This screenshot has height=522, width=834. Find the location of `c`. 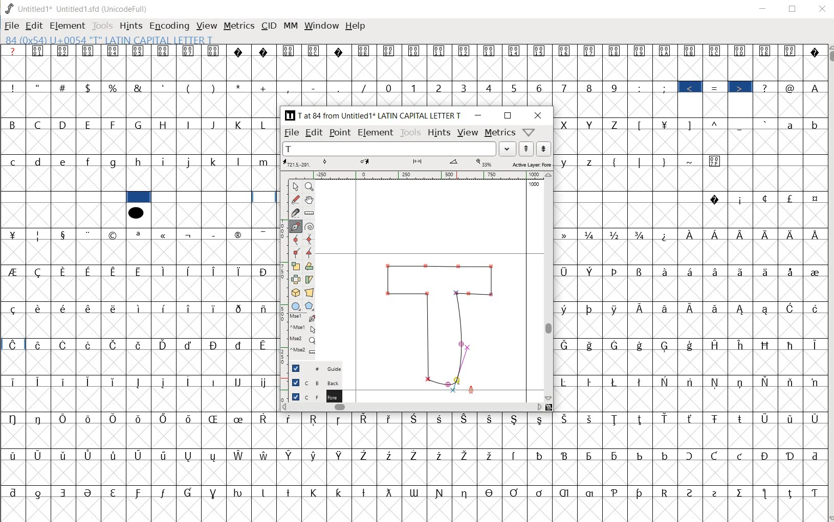

c is located at coordinates (13, 161).